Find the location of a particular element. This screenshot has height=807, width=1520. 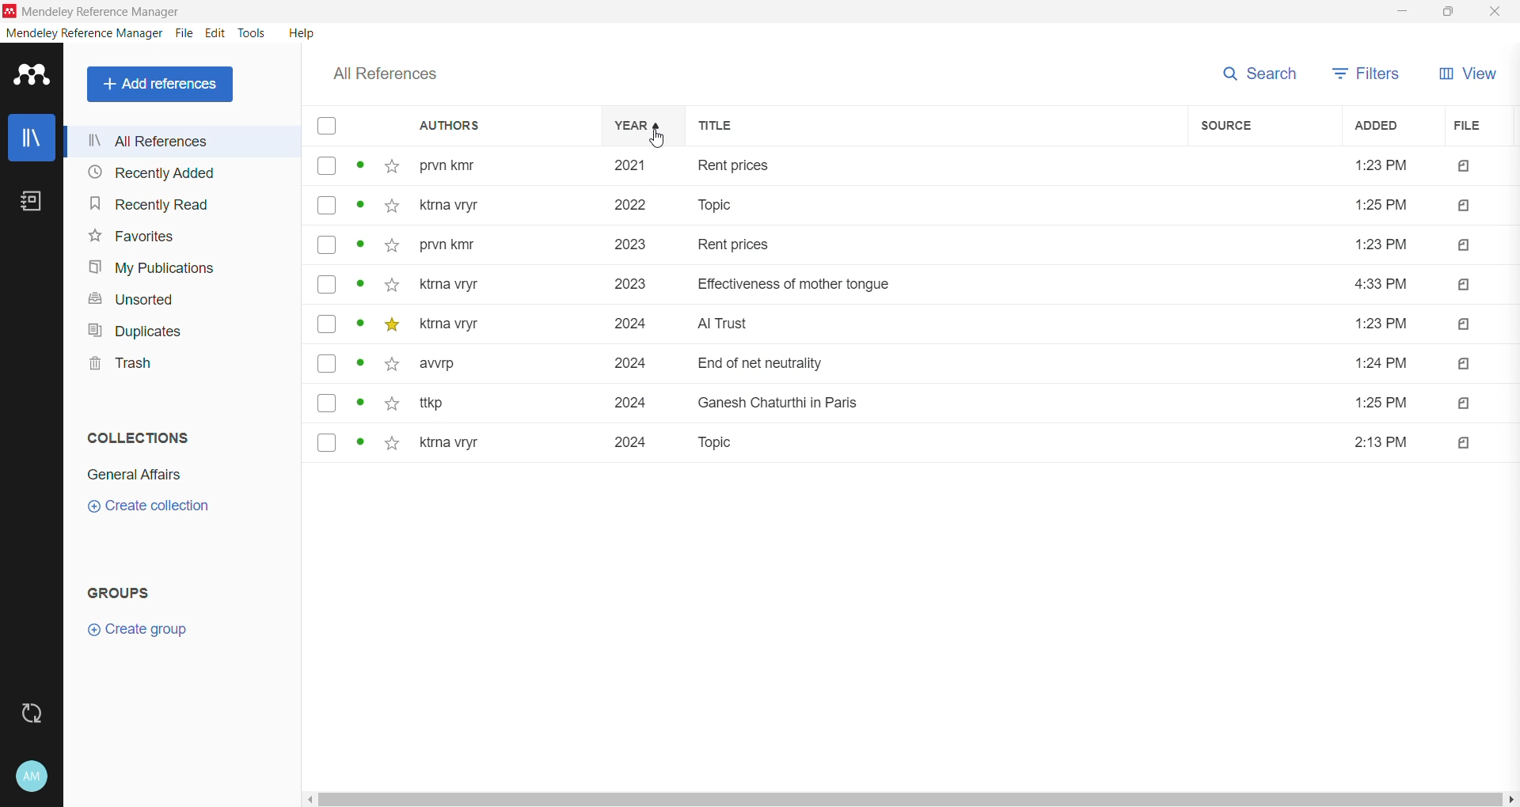

click to add to favorites is located at coordinates (393, 245).